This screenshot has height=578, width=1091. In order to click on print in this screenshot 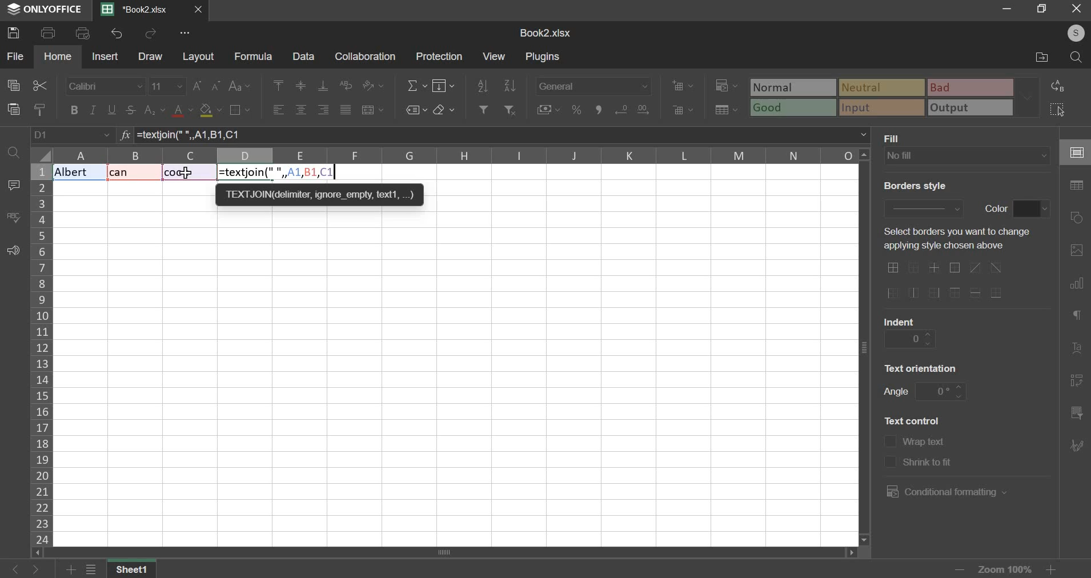, I will do `click(49, 33)`.